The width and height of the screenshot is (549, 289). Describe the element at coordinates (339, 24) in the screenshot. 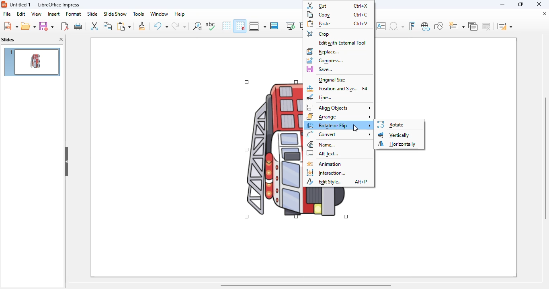

I see `paste` at that location.